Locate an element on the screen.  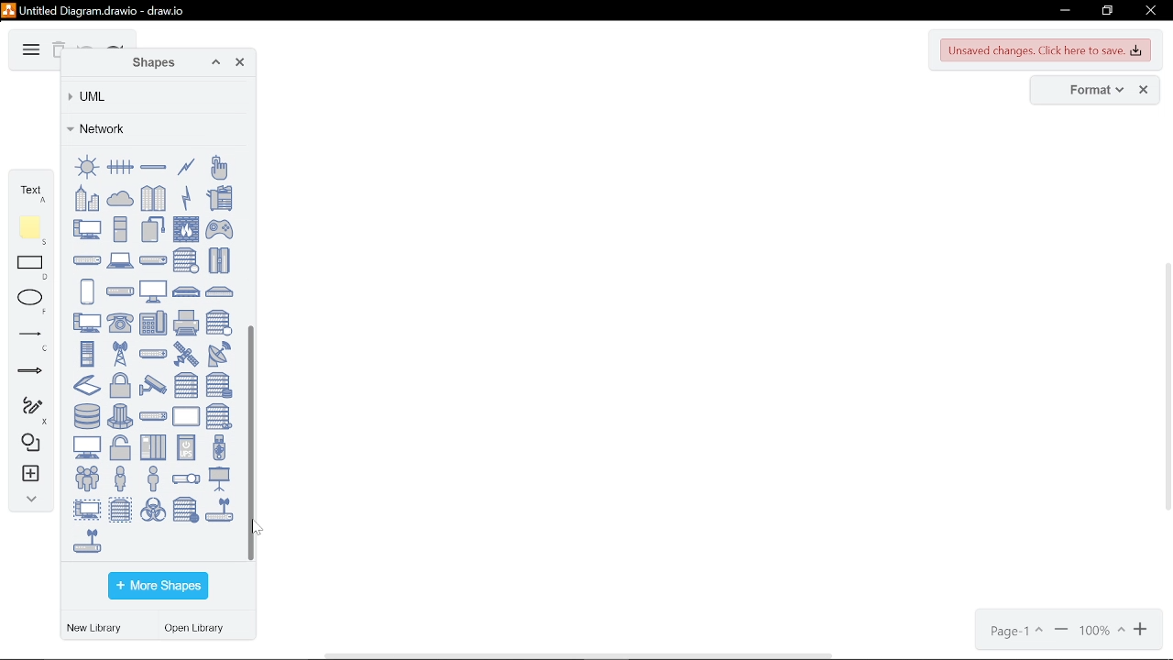
wireless hub is located at coordinates (219, 510).